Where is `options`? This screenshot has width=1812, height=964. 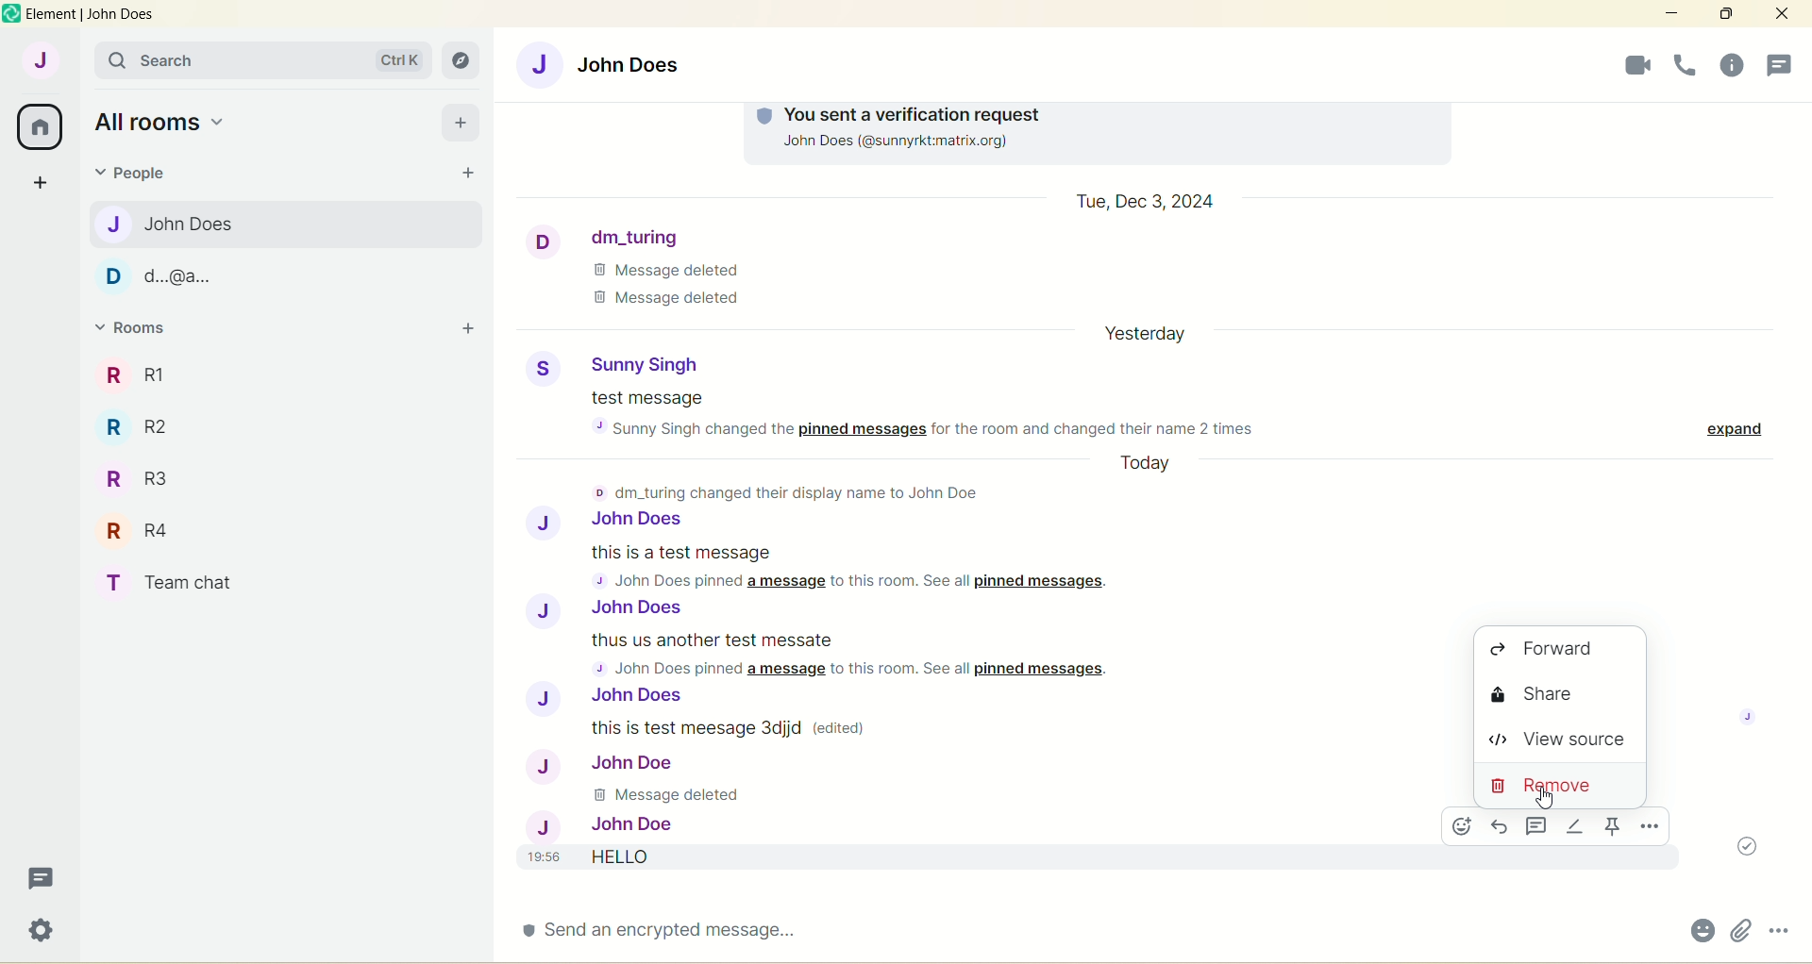
options is located at coordinates (1781, 929).